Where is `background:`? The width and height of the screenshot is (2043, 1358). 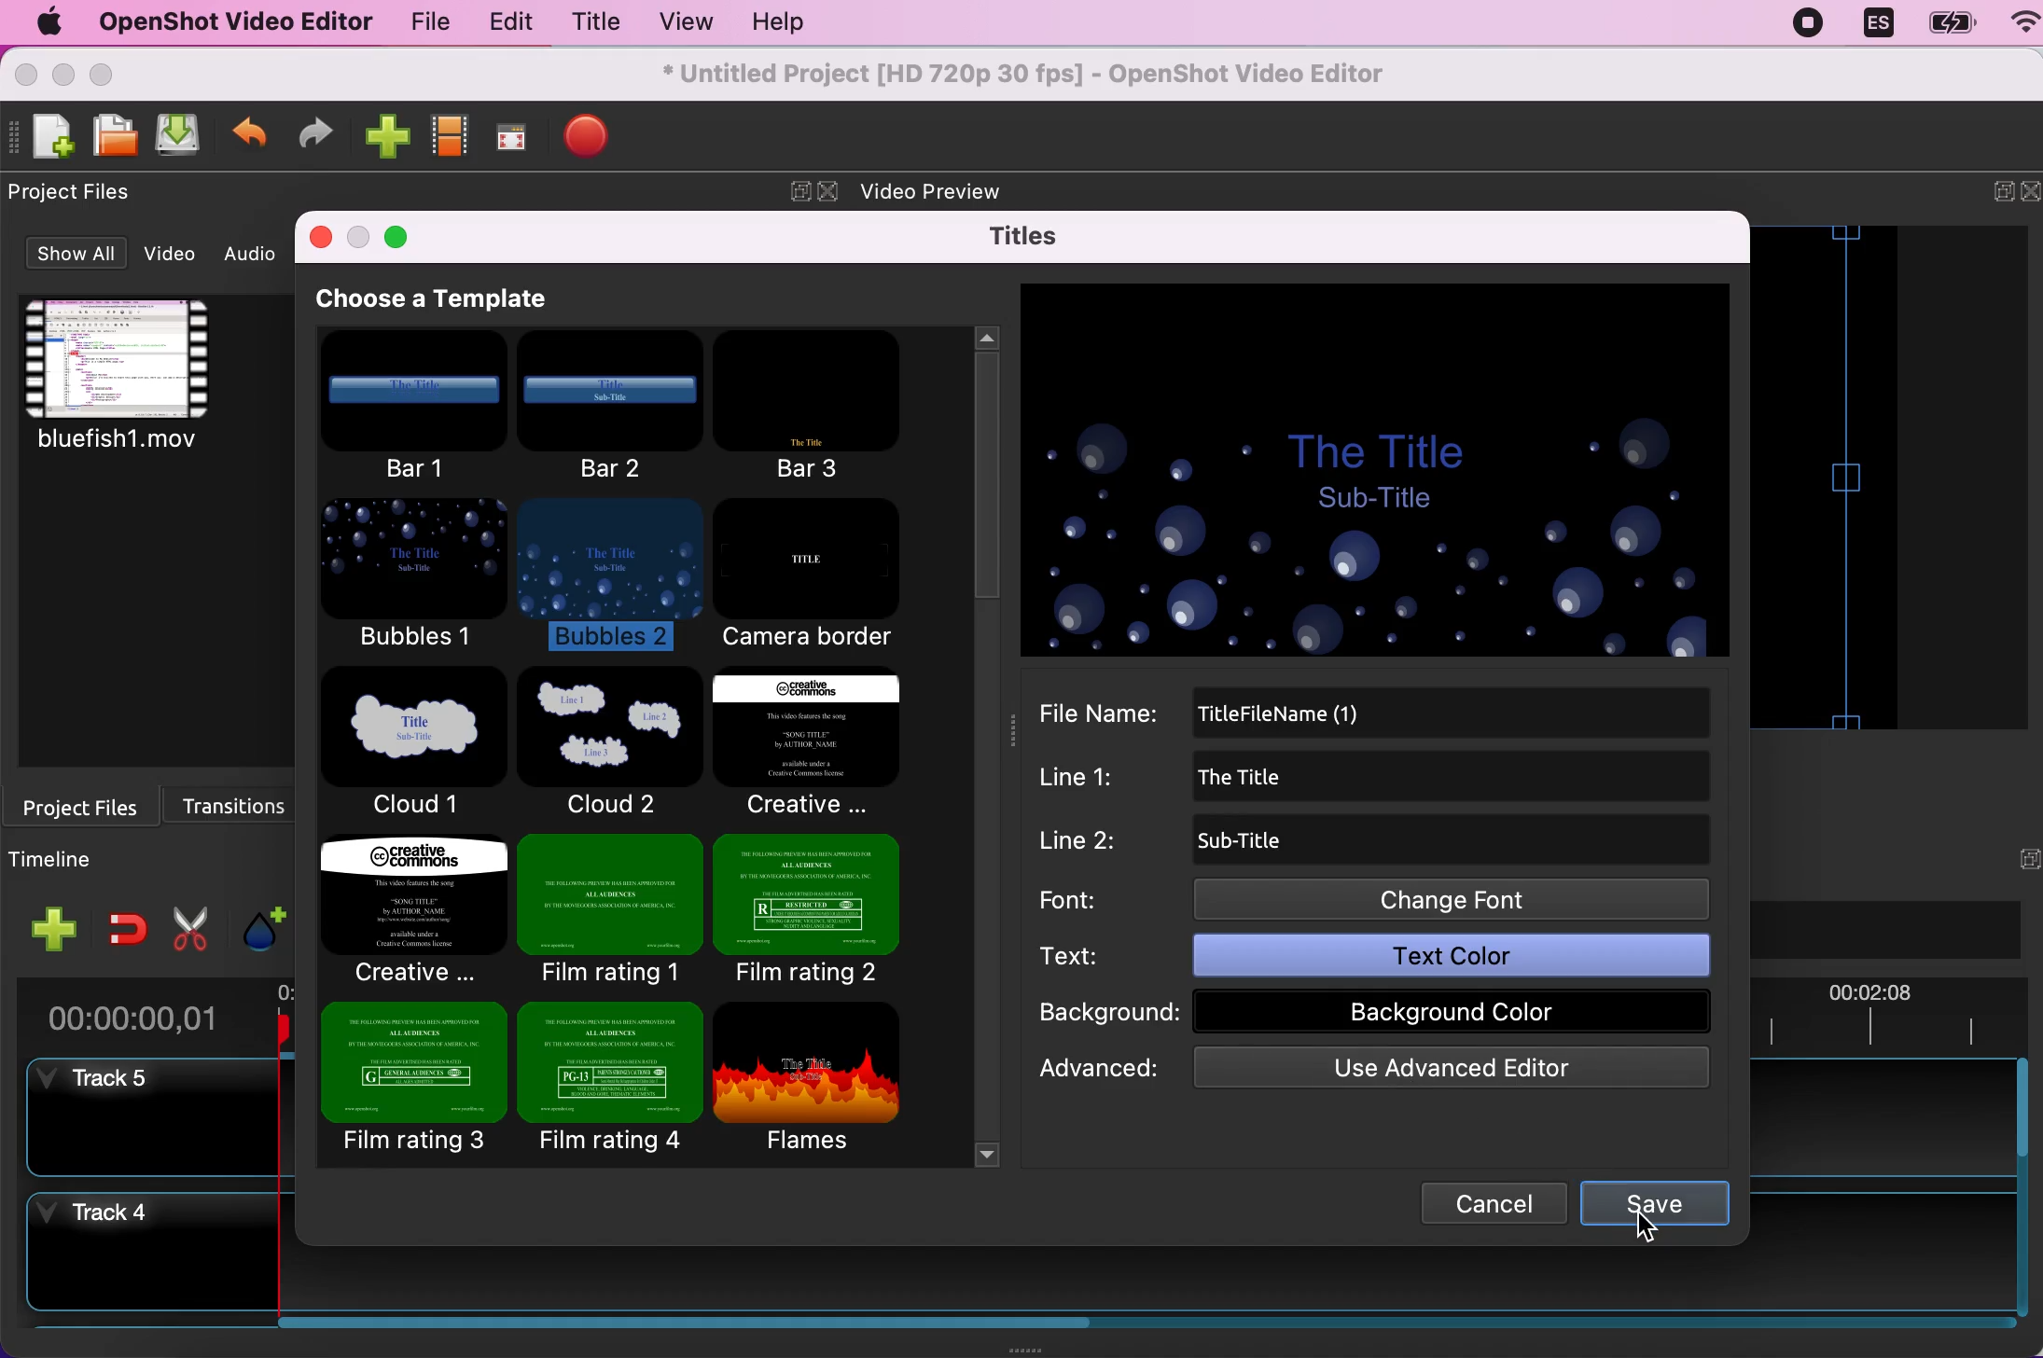 background: is located at coordinates (1105, 1014).